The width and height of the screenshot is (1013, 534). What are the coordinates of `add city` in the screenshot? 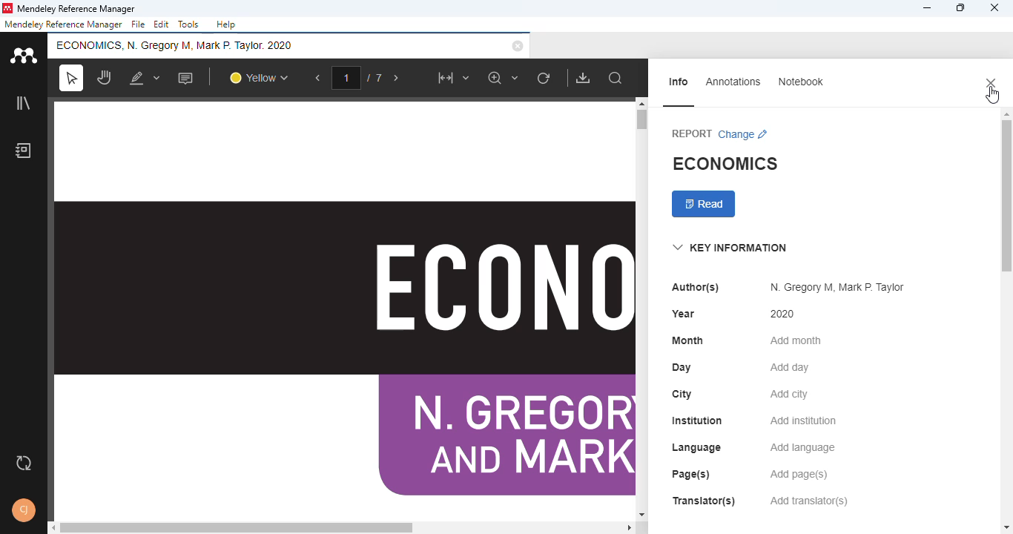 It's located at (790, 394).